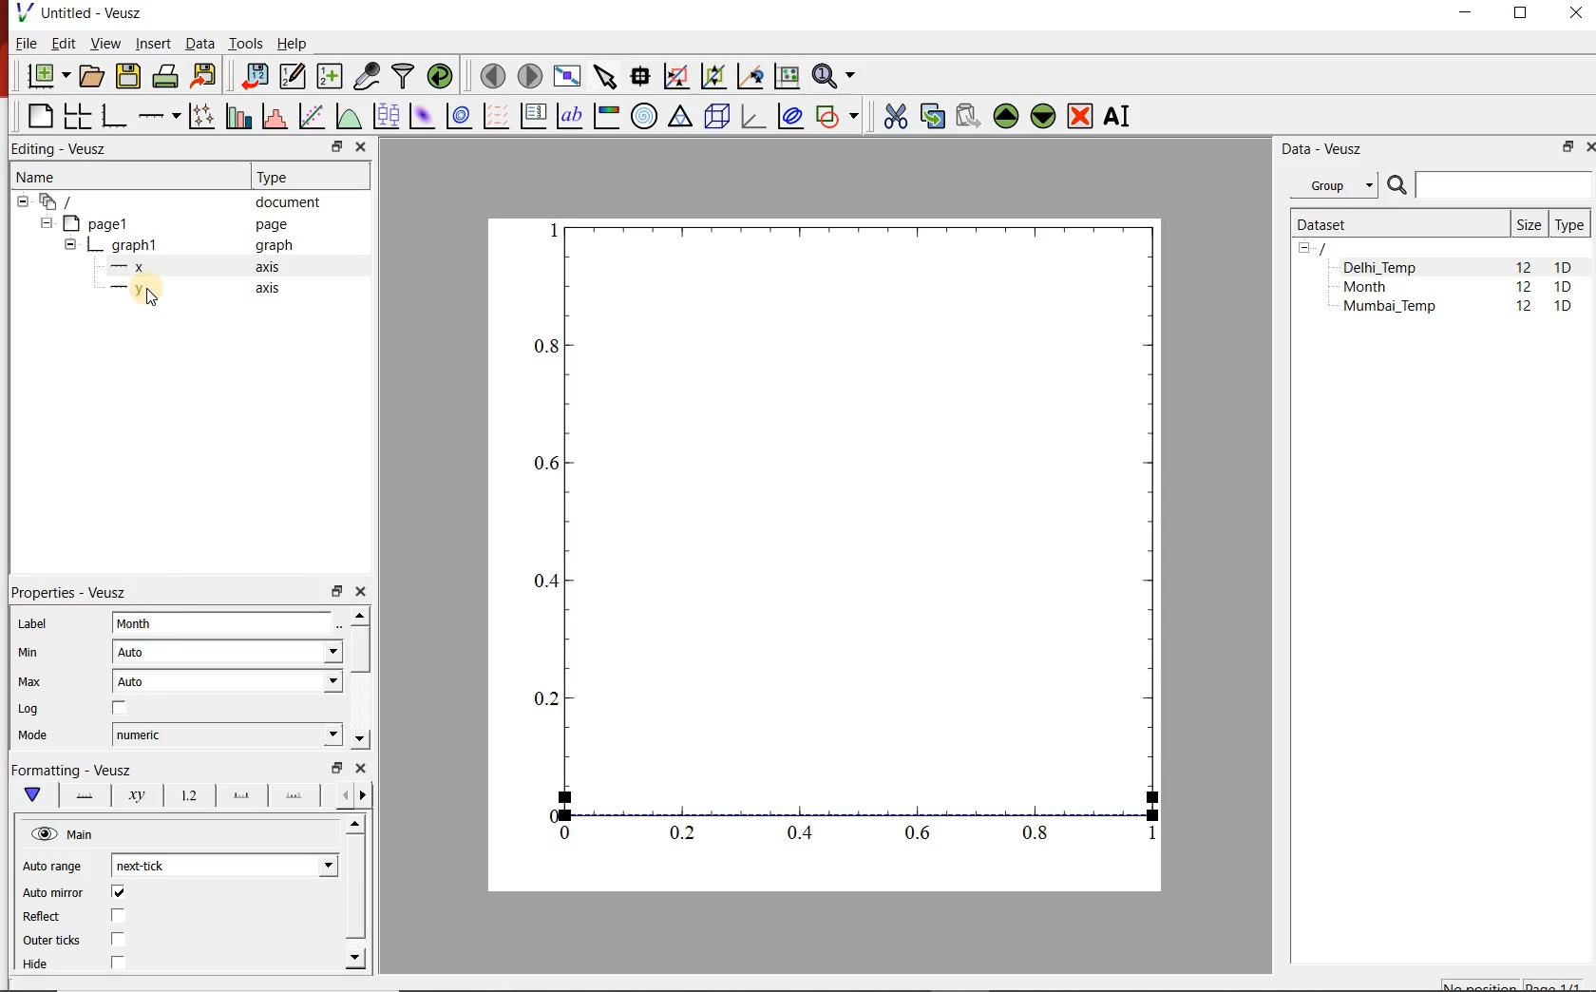 Image resolution: width=1596 pixels, height=992 pixels. Describe the element at coordinates (335, 590) in the screenshot. I see `restore` at that location.